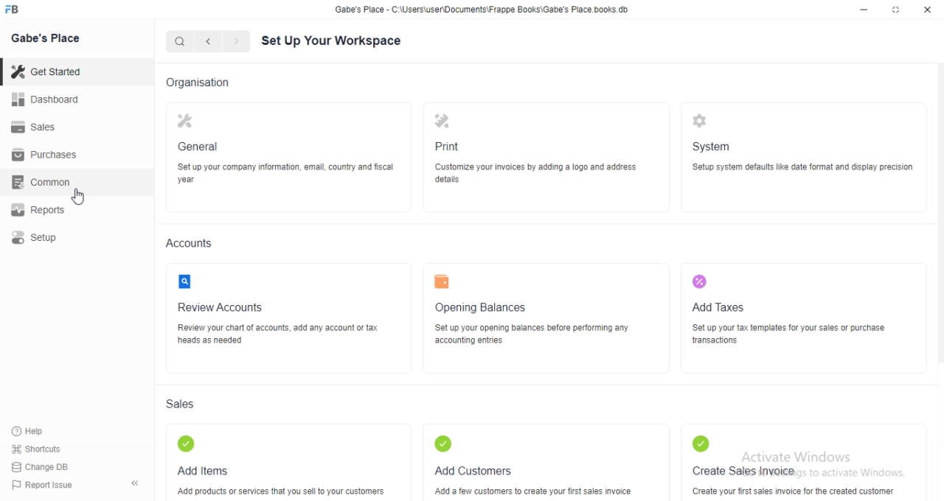  What do you see at coordinates (928, 10) in the screenshot?
I see `close` at bounding box center [928, 10].